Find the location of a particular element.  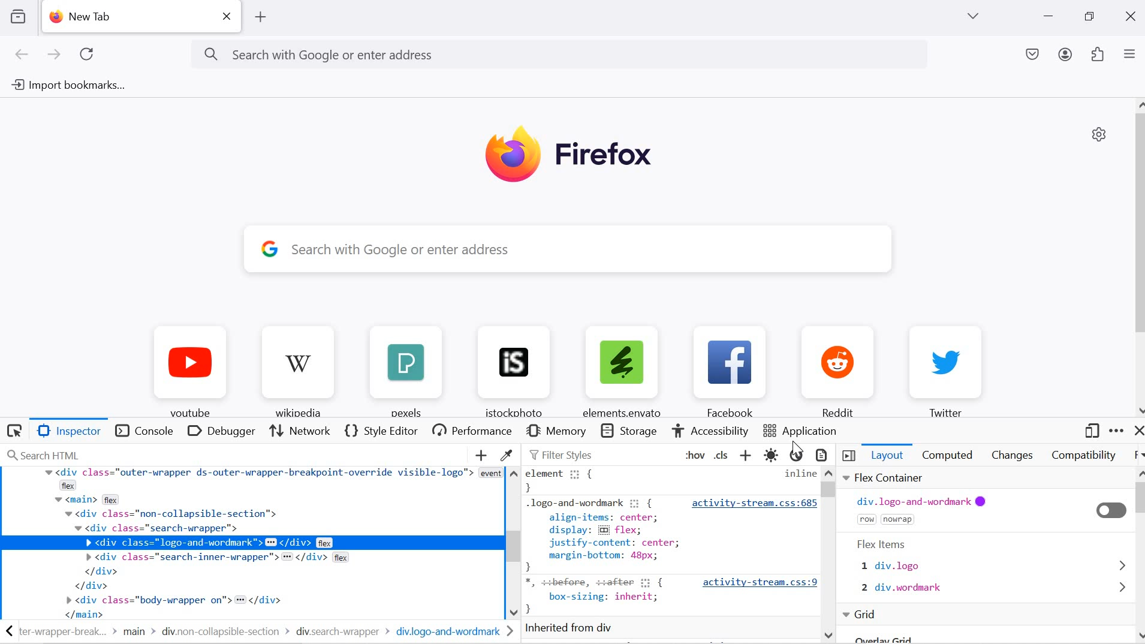

scrollbar is located at coordinates (1138, 222).